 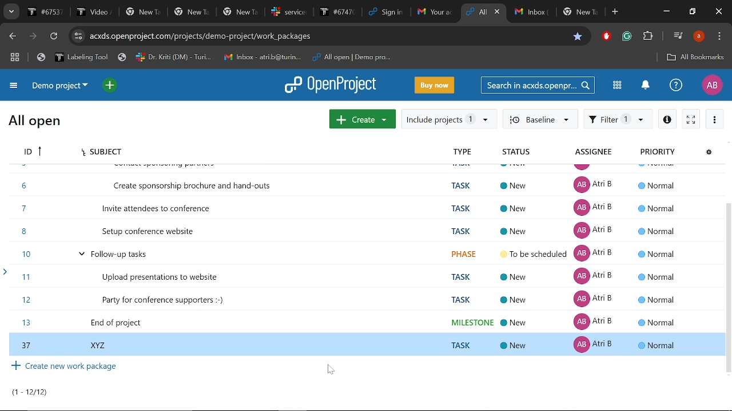 What do you see at coordinates (616, 86) in the screenshot?
I see `Modules` at bounding box center [616, 86].